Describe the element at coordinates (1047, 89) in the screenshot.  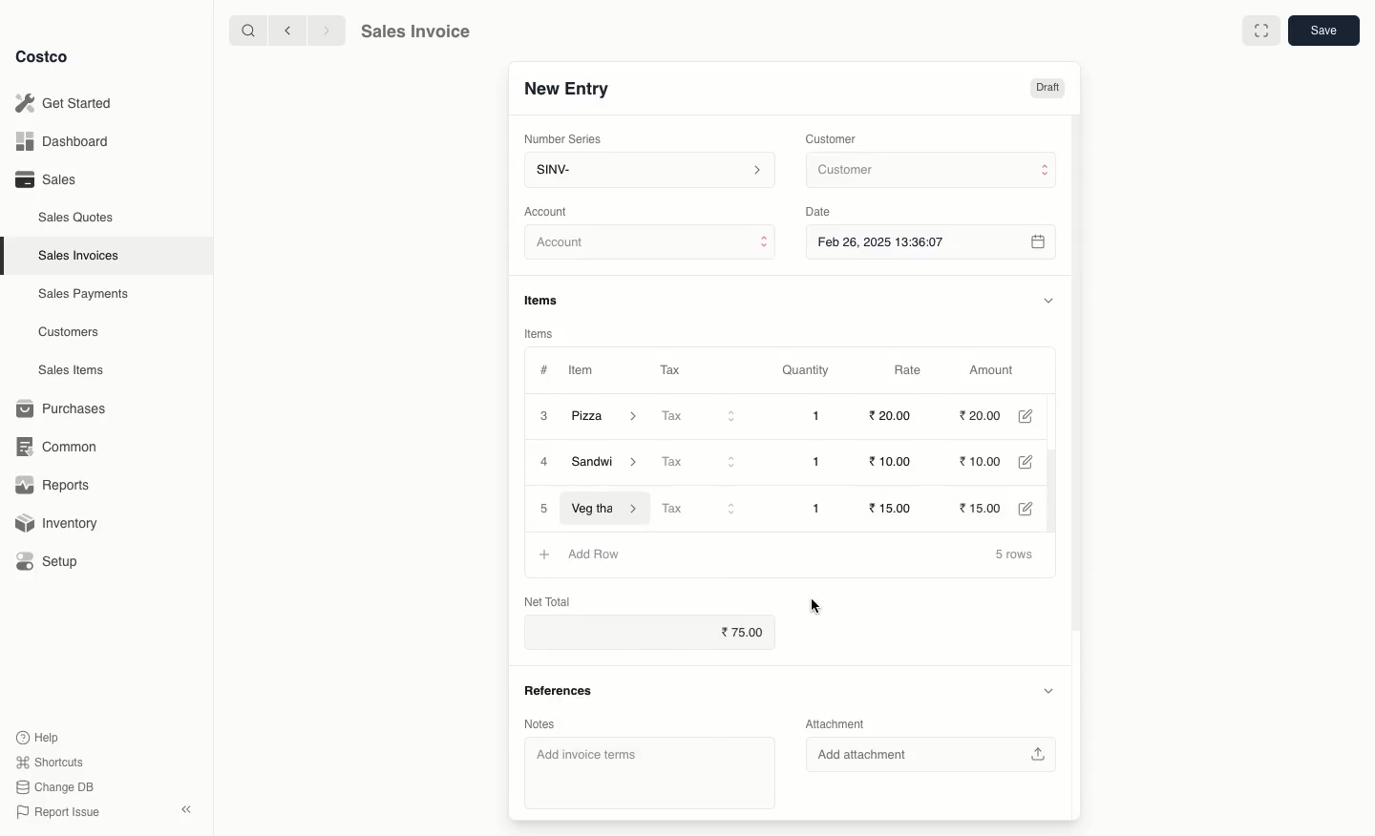
I see `Draft` at that location.